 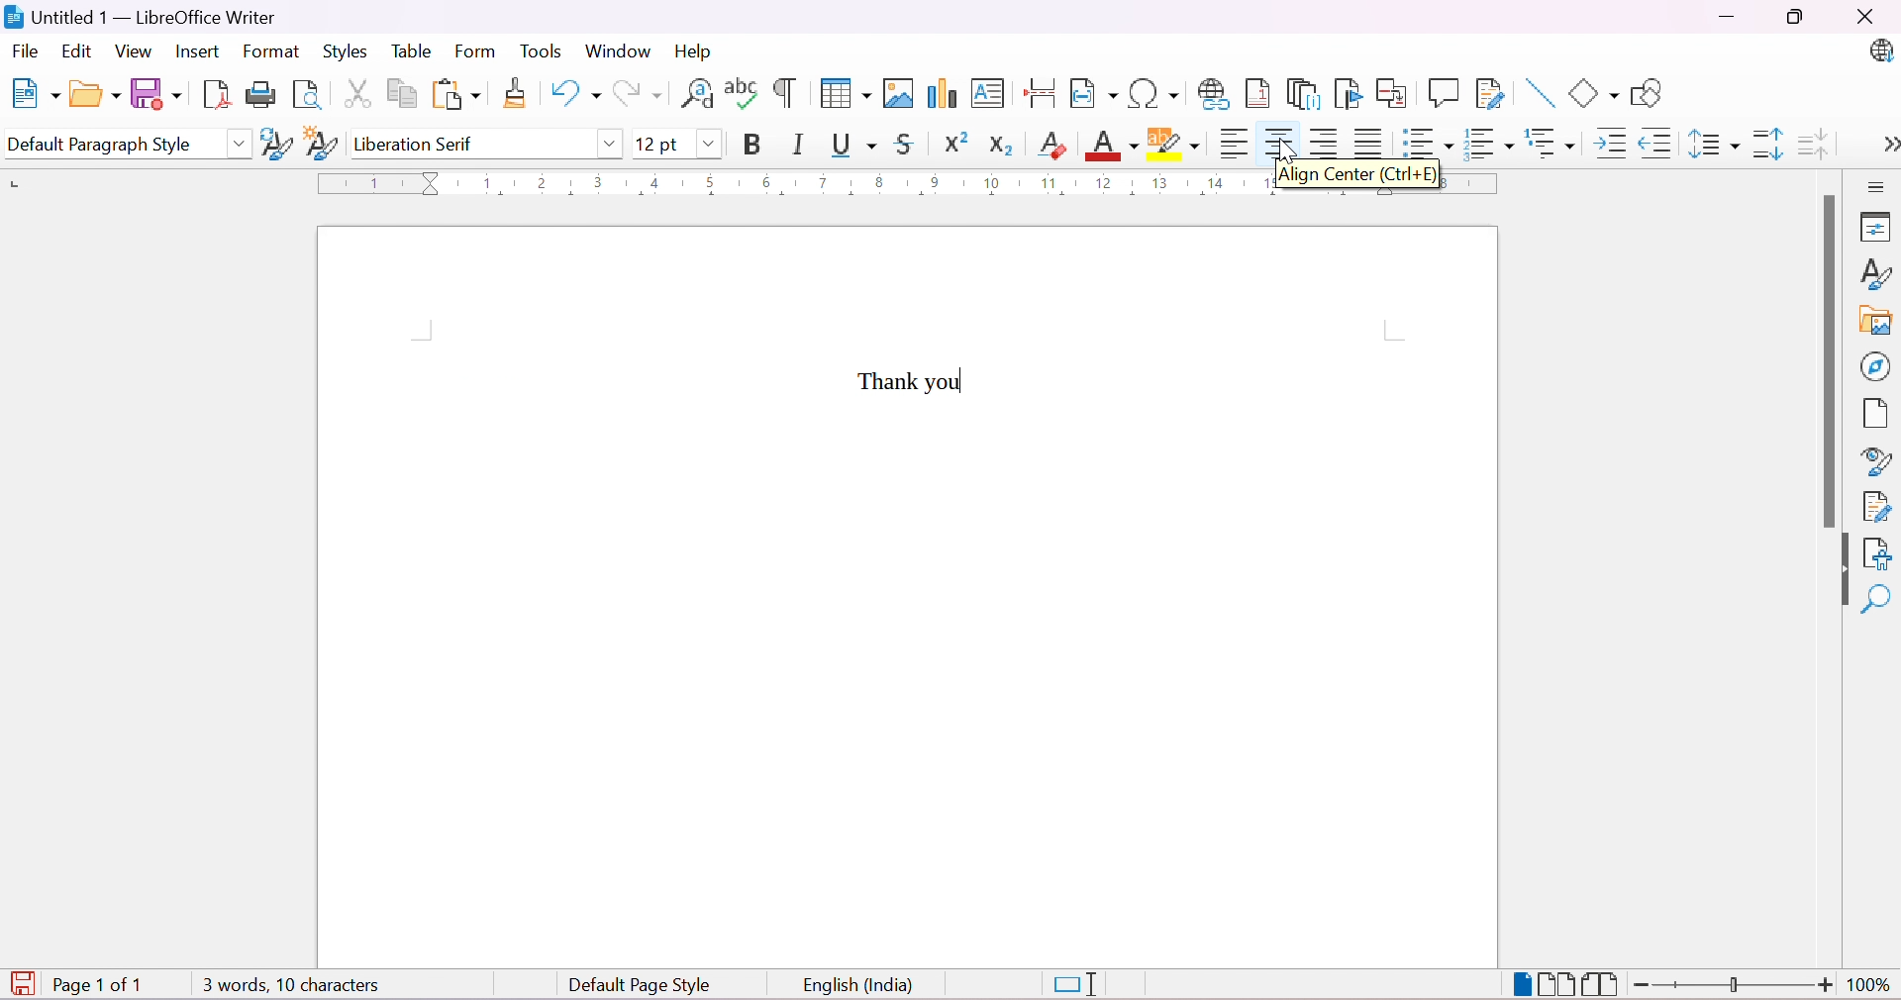 I want to click on Increase Paragraph Spacing, so click(x=1763, y=143).